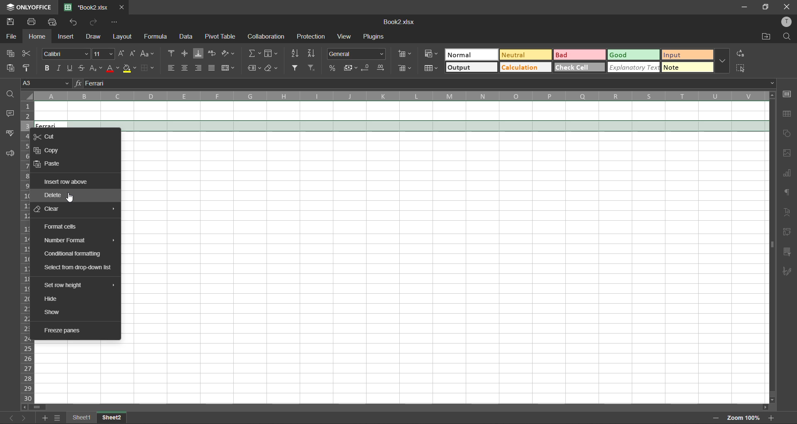 This screenshot has width=797, height=424. I want to click on paste, so click(47, 163).